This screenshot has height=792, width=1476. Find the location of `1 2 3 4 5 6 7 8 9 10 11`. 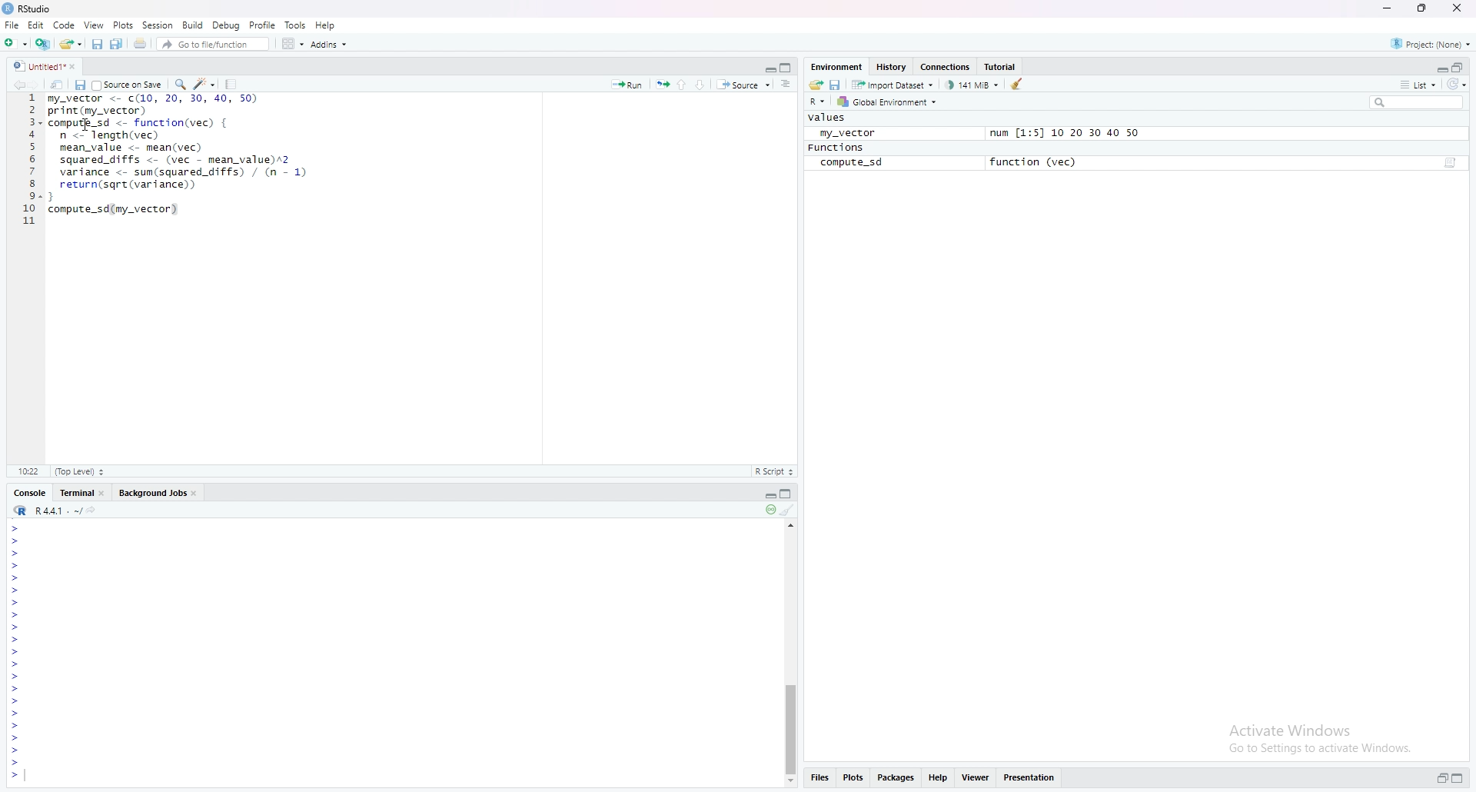

1 2 3 4 5 6 7 8 9 10 11 is located at coordinates (30, 159).